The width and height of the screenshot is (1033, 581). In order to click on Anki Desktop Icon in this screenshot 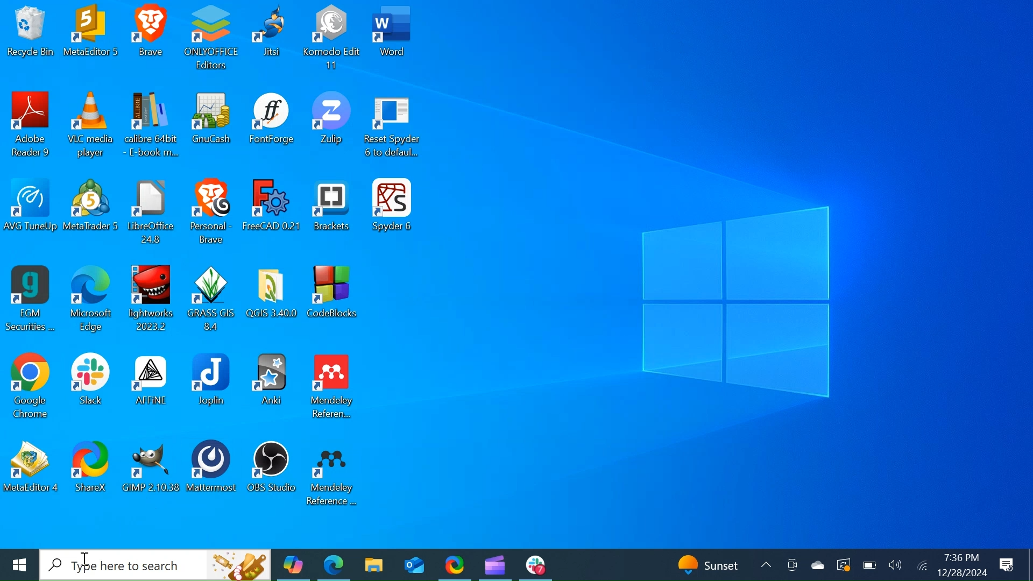, I will do `click(270, 386)`.